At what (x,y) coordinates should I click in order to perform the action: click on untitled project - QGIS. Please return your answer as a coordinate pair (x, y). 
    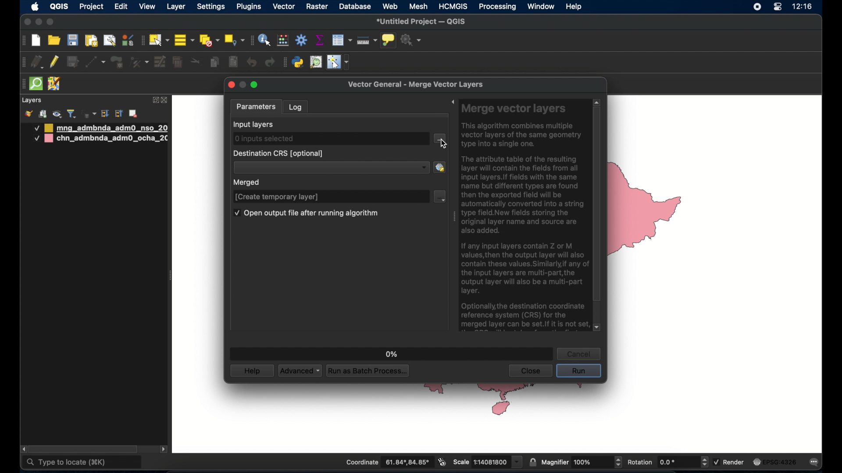
    Looking at the image, I should click on (422, 22).